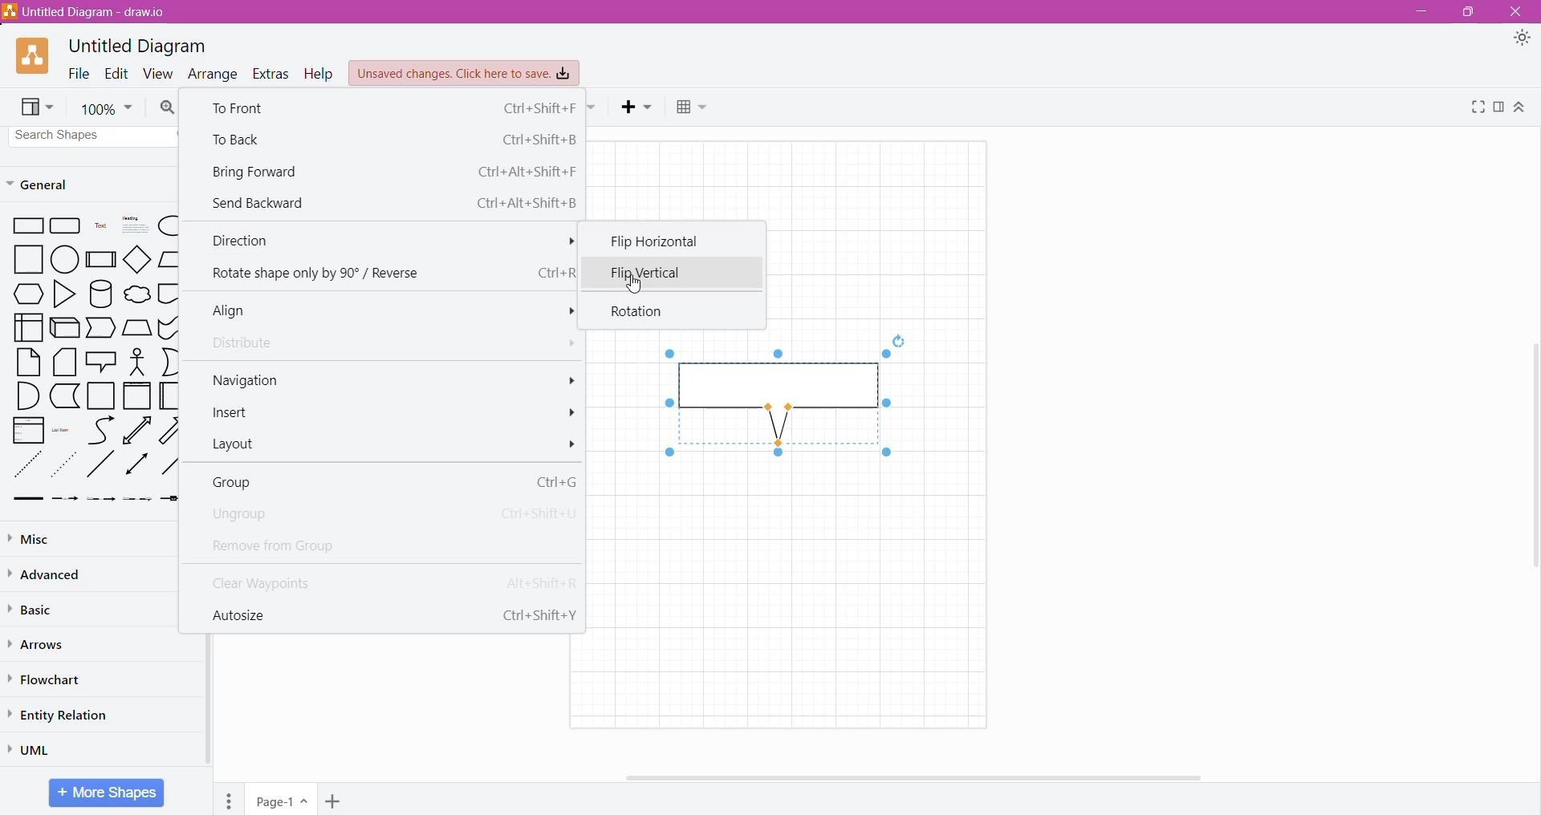 The image size is (1541, 815). I want to click on Distribute, so click(249, 344).